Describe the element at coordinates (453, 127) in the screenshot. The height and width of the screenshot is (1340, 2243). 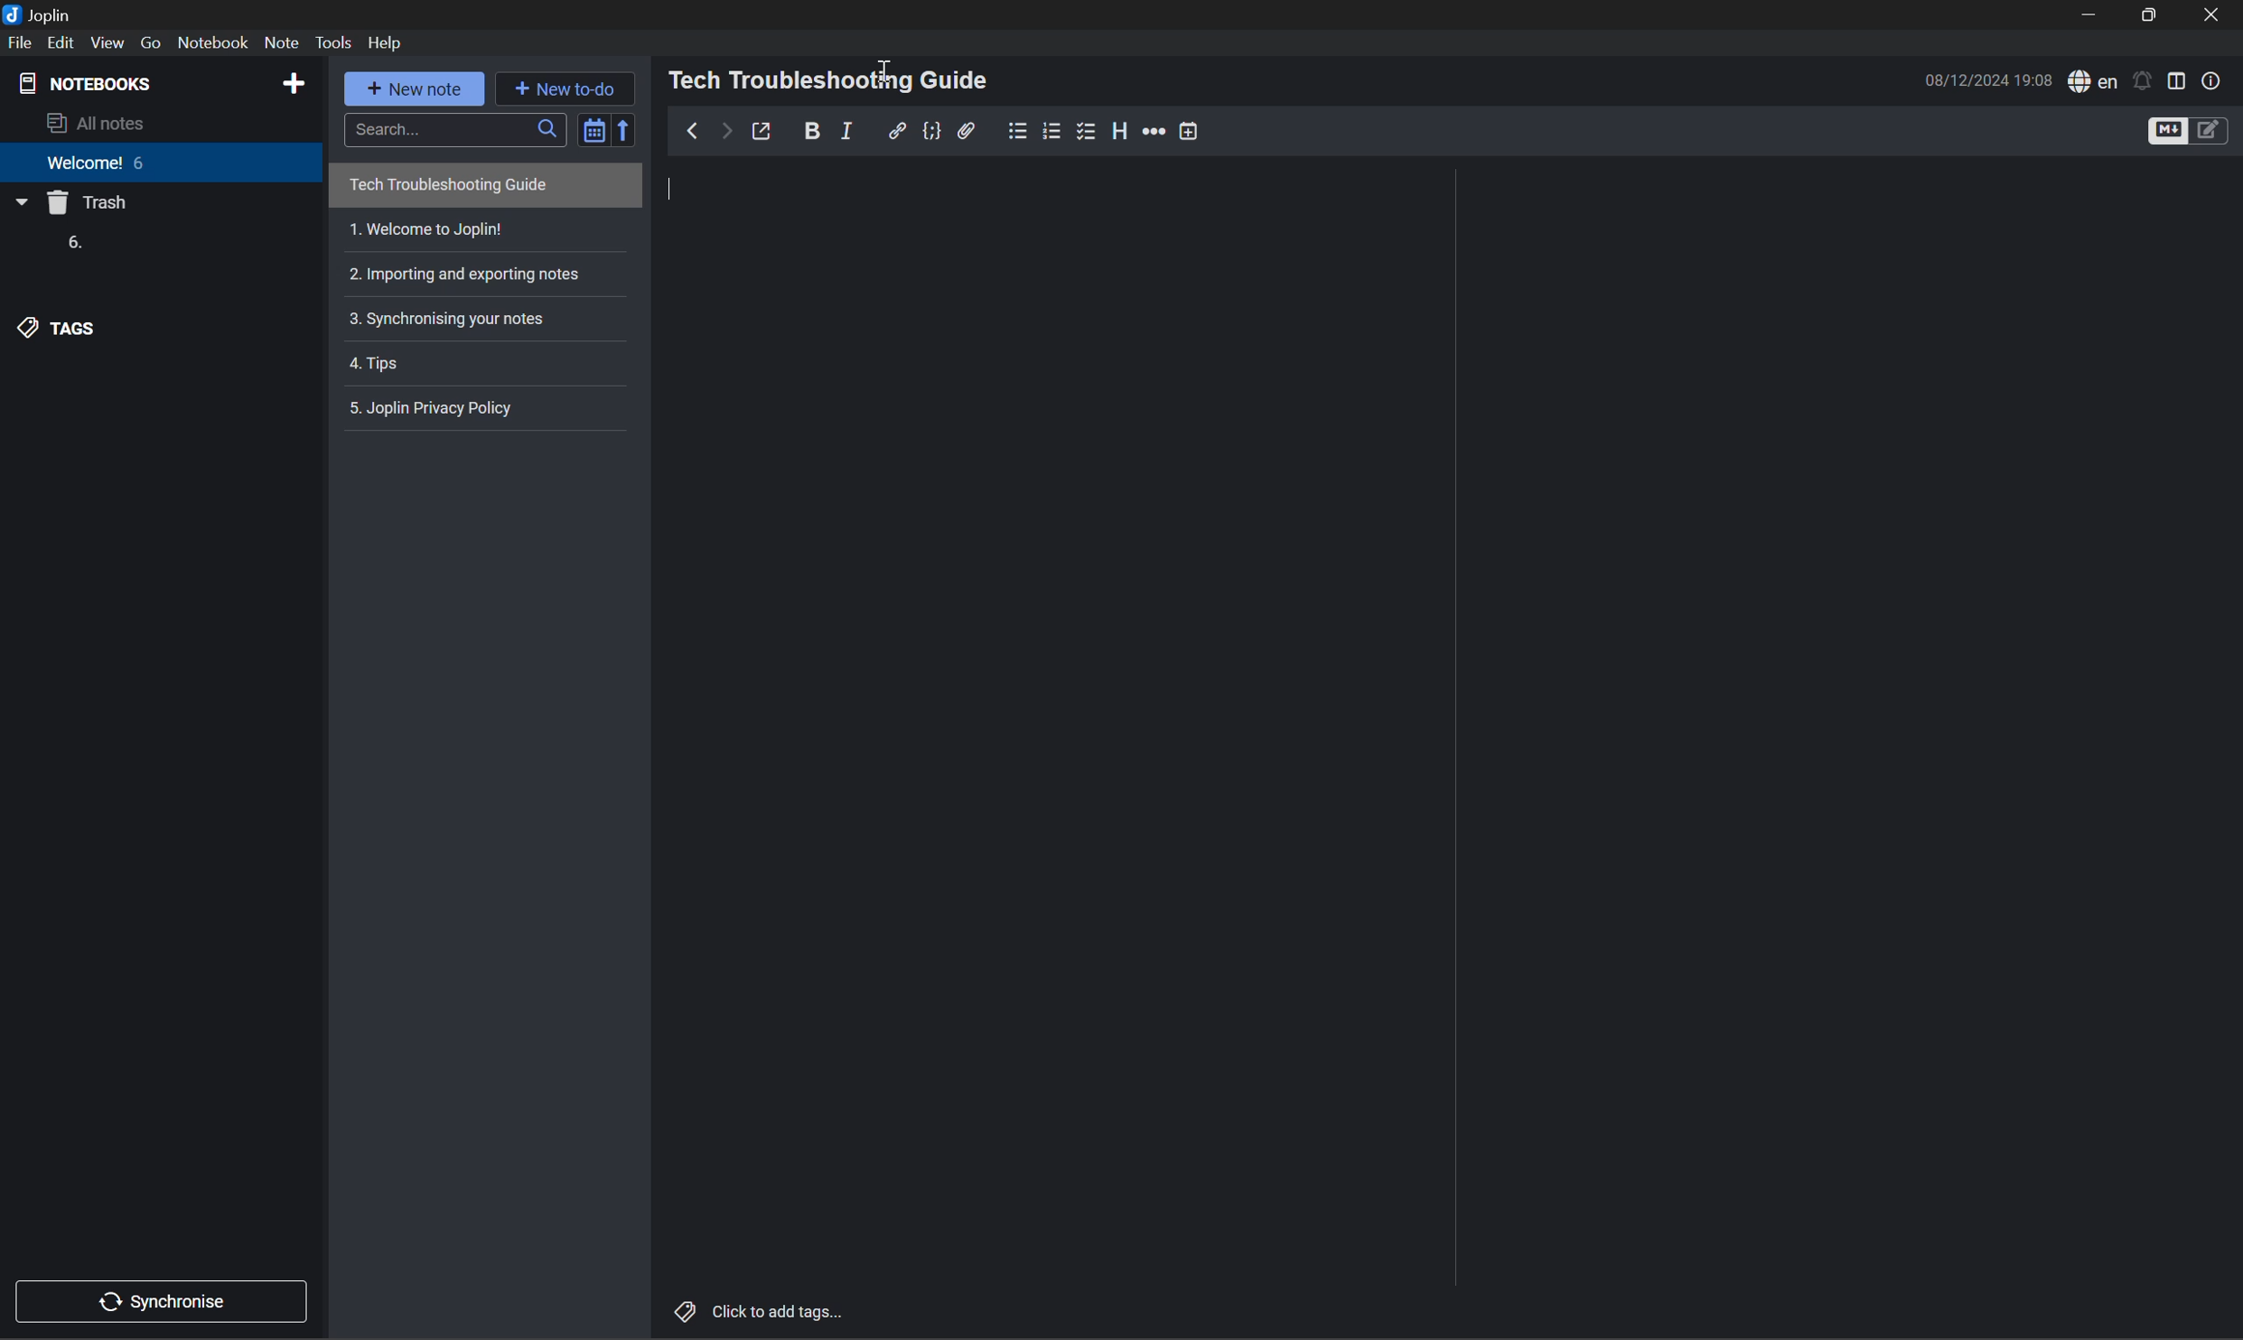
I see `Search` at that location.